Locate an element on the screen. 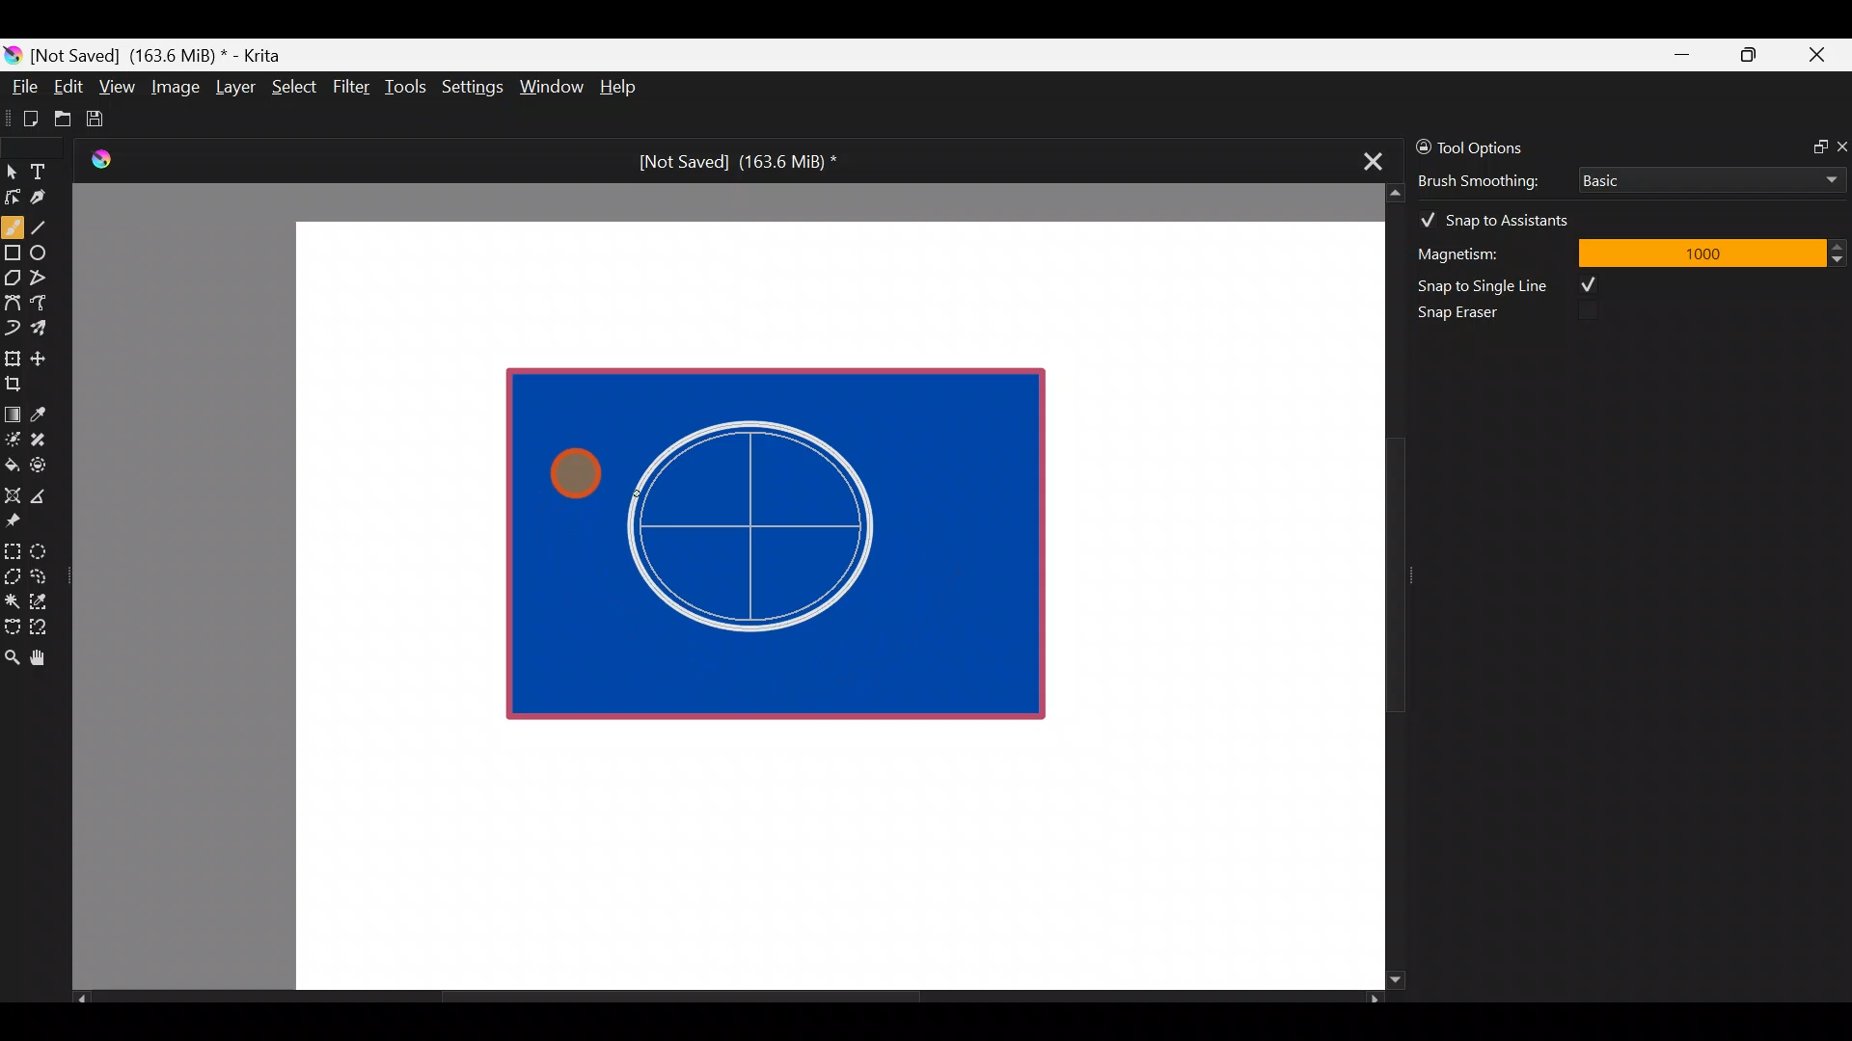 The image size is (1852, 1041). Snap to assistants is located at coordinates (1504, 216).